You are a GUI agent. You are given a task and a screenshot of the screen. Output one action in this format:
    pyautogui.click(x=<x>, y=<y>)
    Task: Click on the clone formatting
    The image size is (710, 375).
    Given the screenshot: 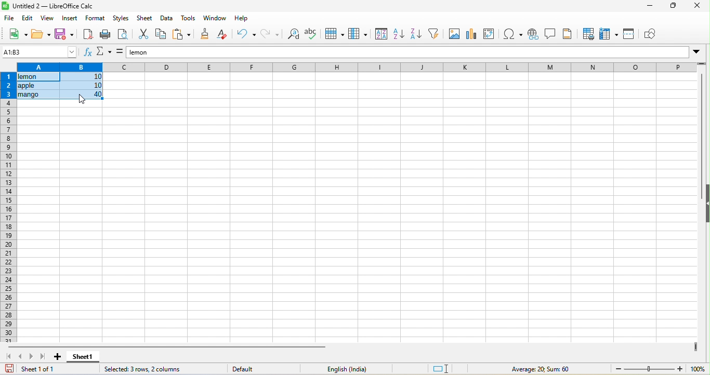 What is the action you would take?
    pyautogui.click(x=204, y=35)
    